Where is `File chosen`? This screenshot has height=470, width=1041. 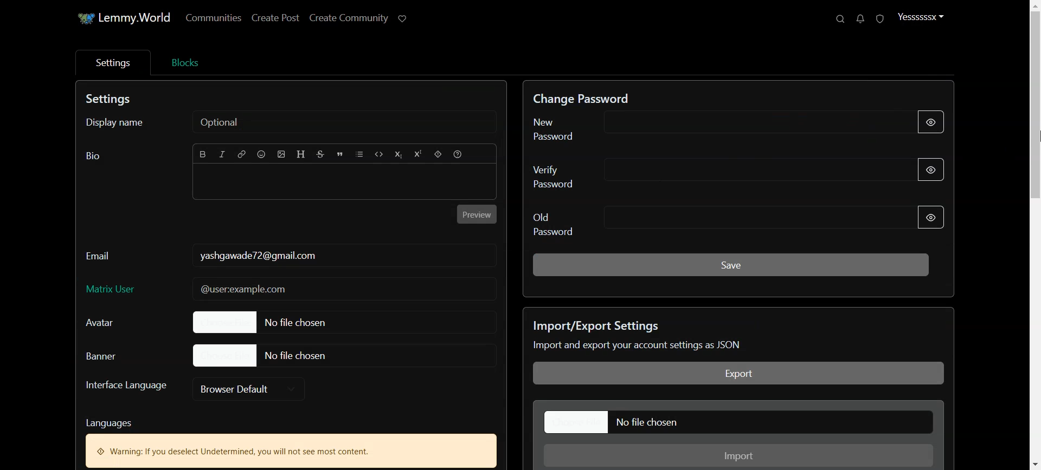 File chosen is located at coordinates (344, 355).